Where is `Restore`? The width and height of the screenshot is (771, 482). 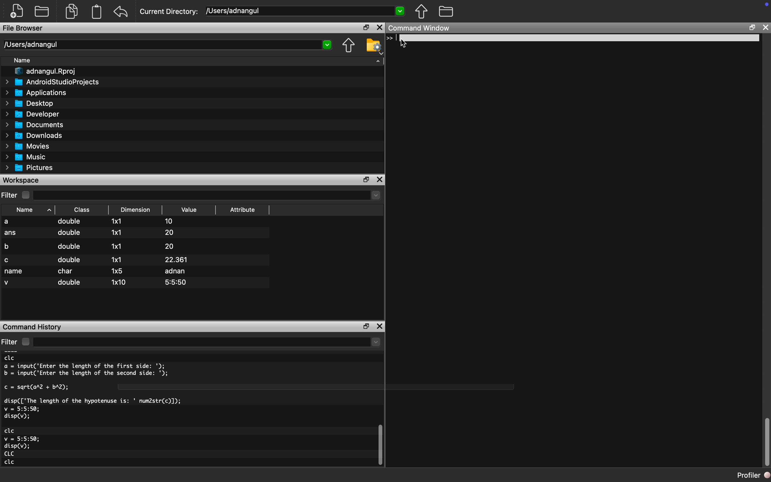 Restore is located at coordinates (363, 325).